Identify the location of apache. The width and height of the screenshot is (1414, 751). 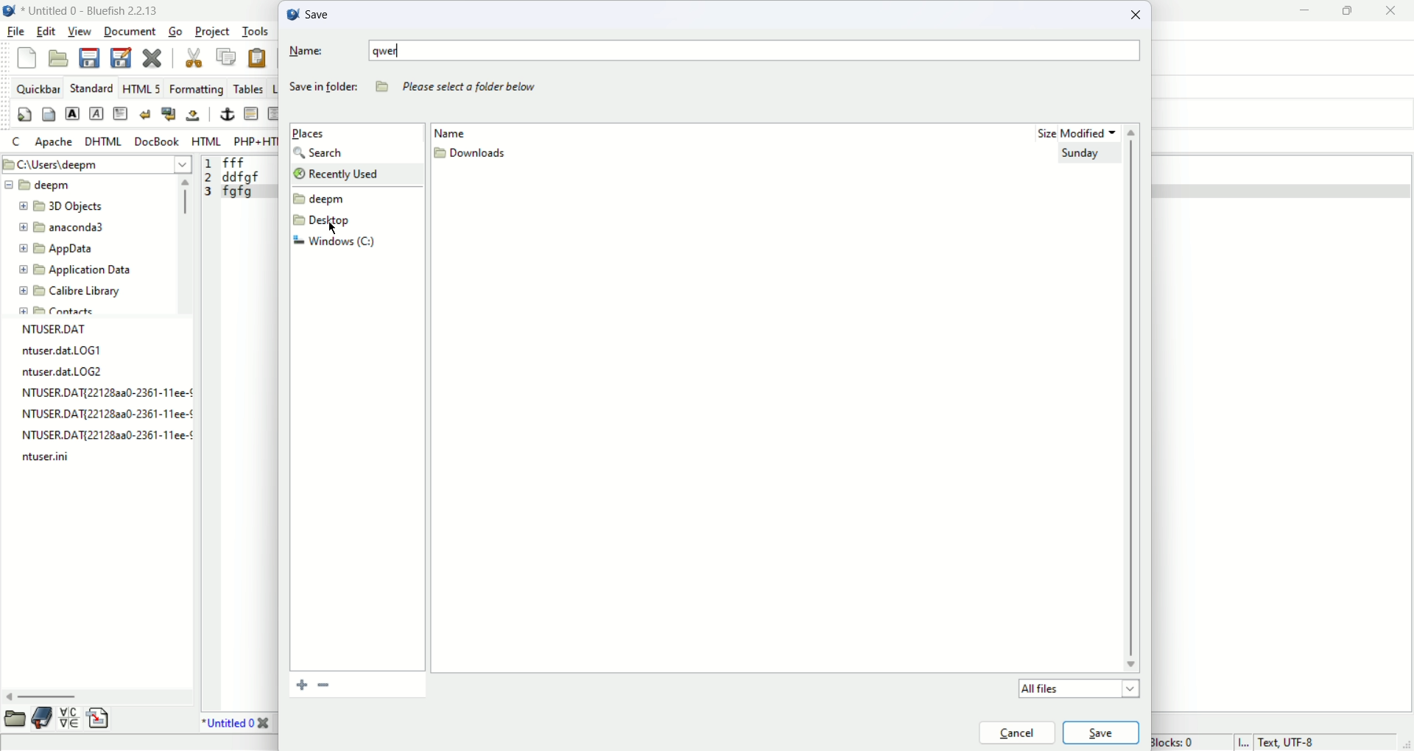
(52, 144).